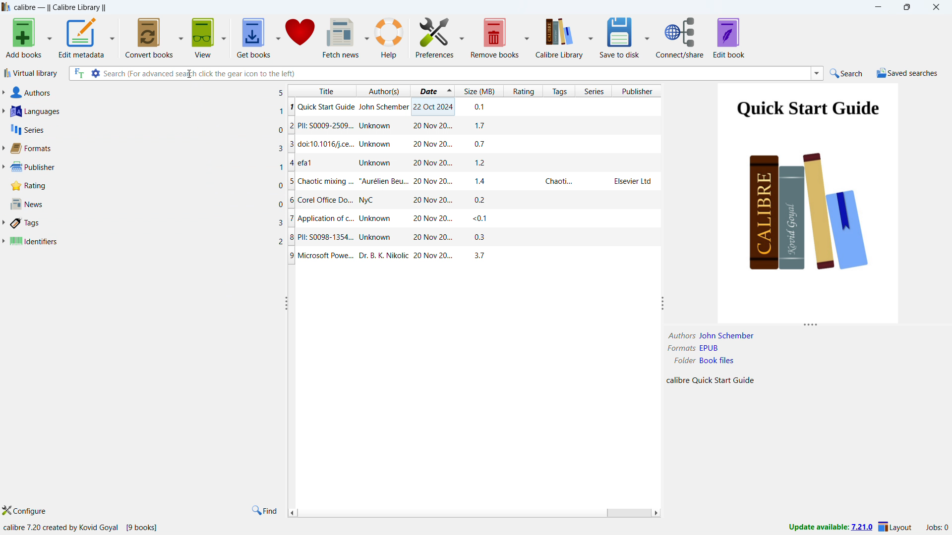  Describe the element at coordinates (31, 74) in the screenshot. I see `virtual library` at that location.